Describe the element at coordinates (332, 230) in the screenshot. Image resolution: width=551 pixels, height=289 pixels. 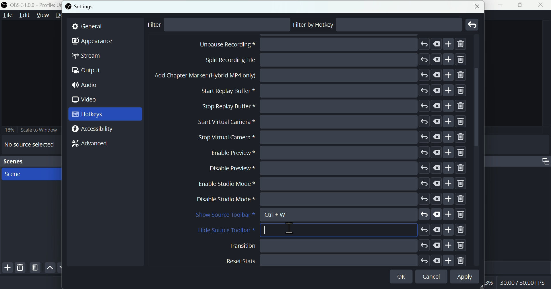
I see `Height source toolbar` at that location.